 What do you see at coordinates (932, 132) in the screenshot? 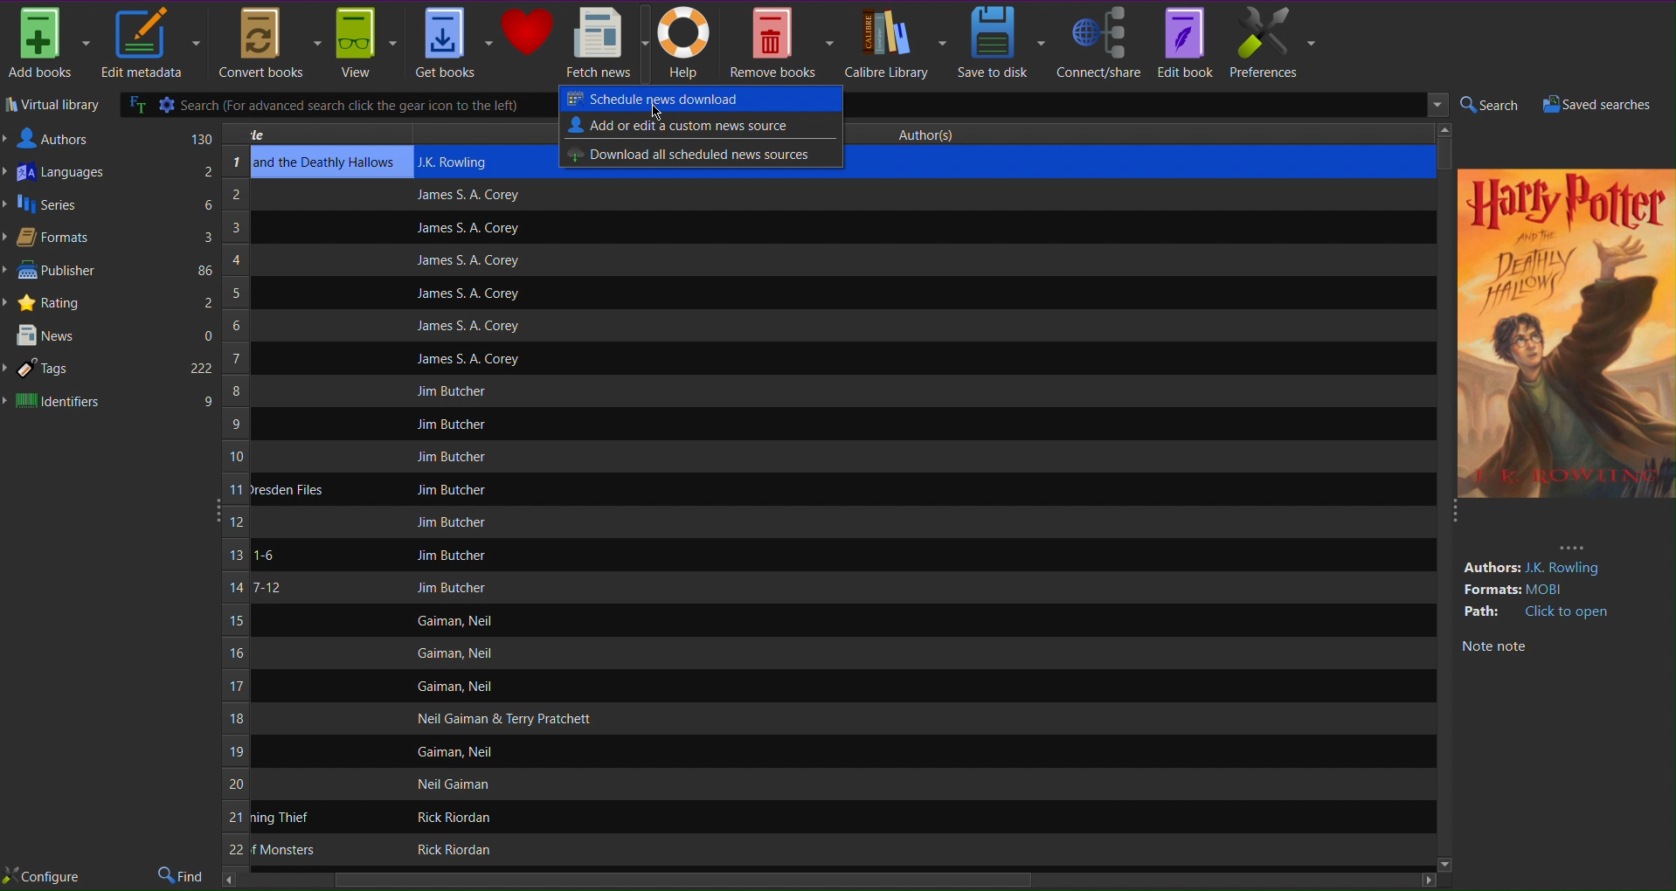
I see `Author` at bounding box center [932, 132].